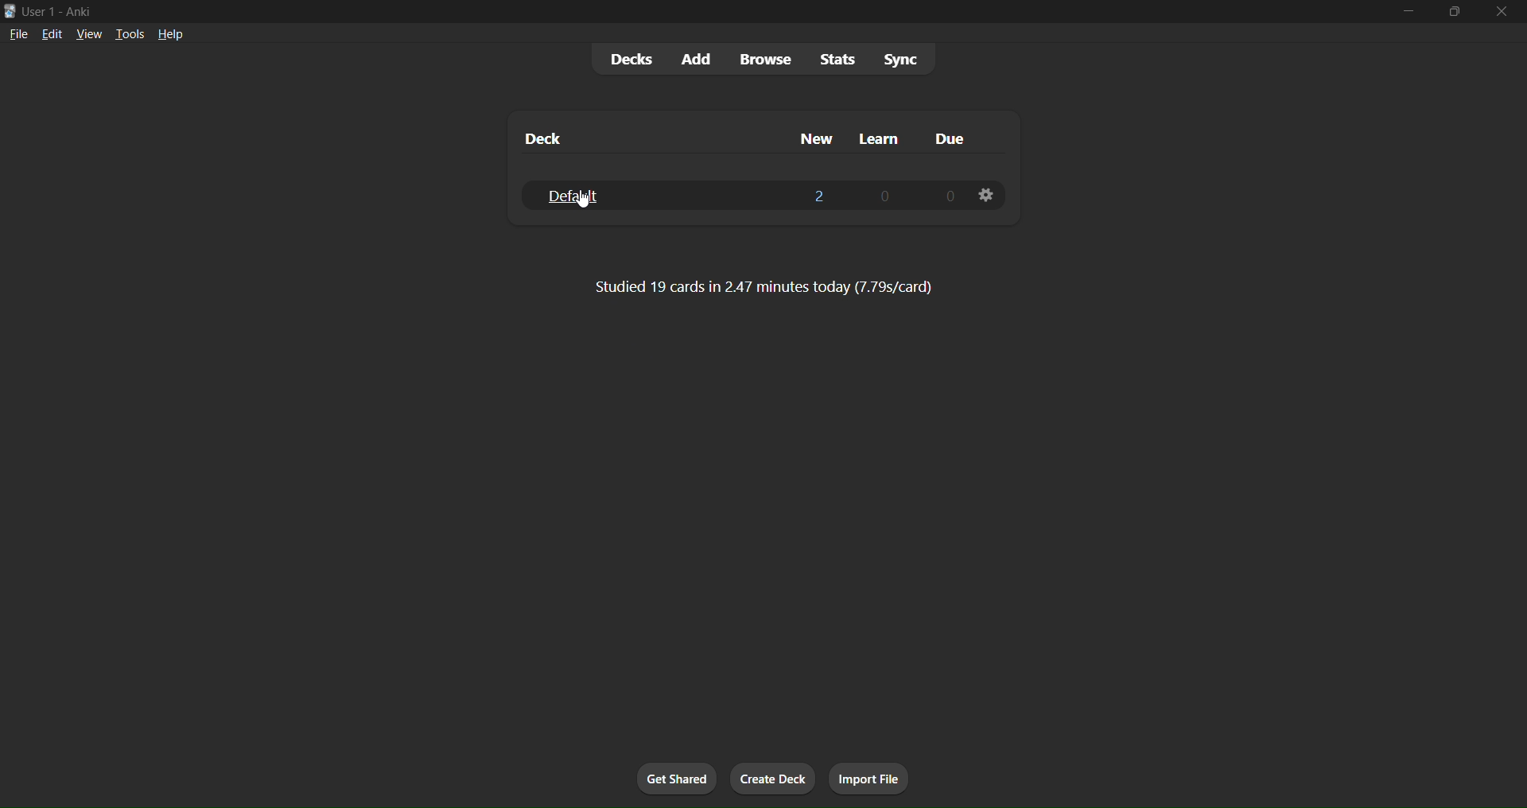  What do you see at coordinates (573, 196) in the screenshot?
I see `default` at bounding box center [573, 196].